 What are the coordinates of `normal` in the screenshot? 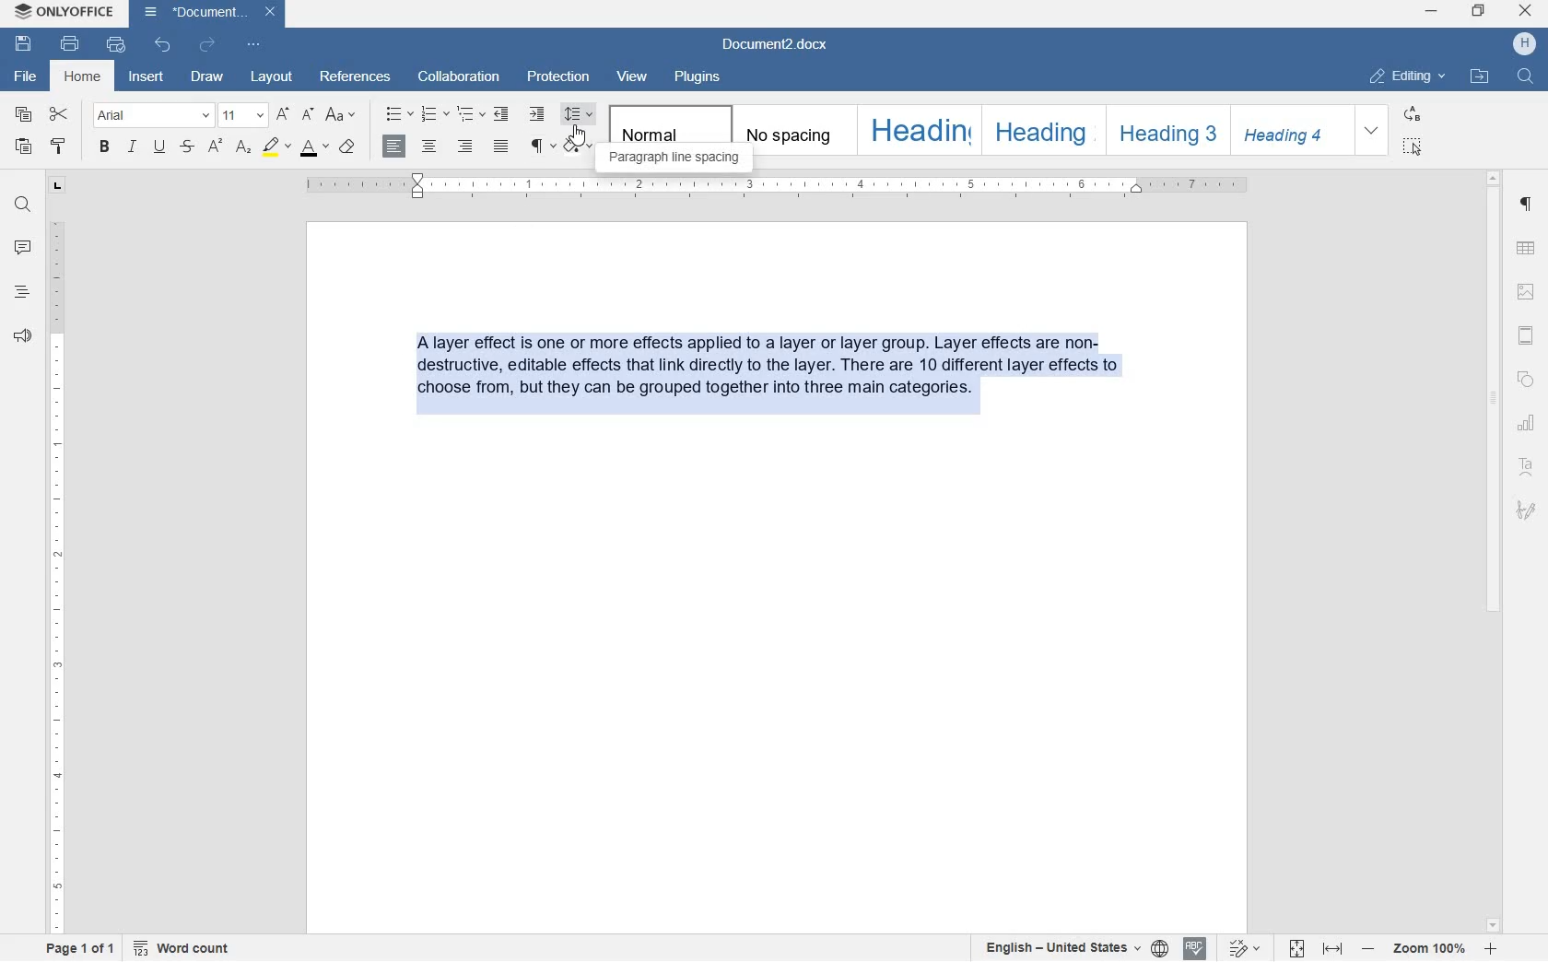 It's located at (666, 123).